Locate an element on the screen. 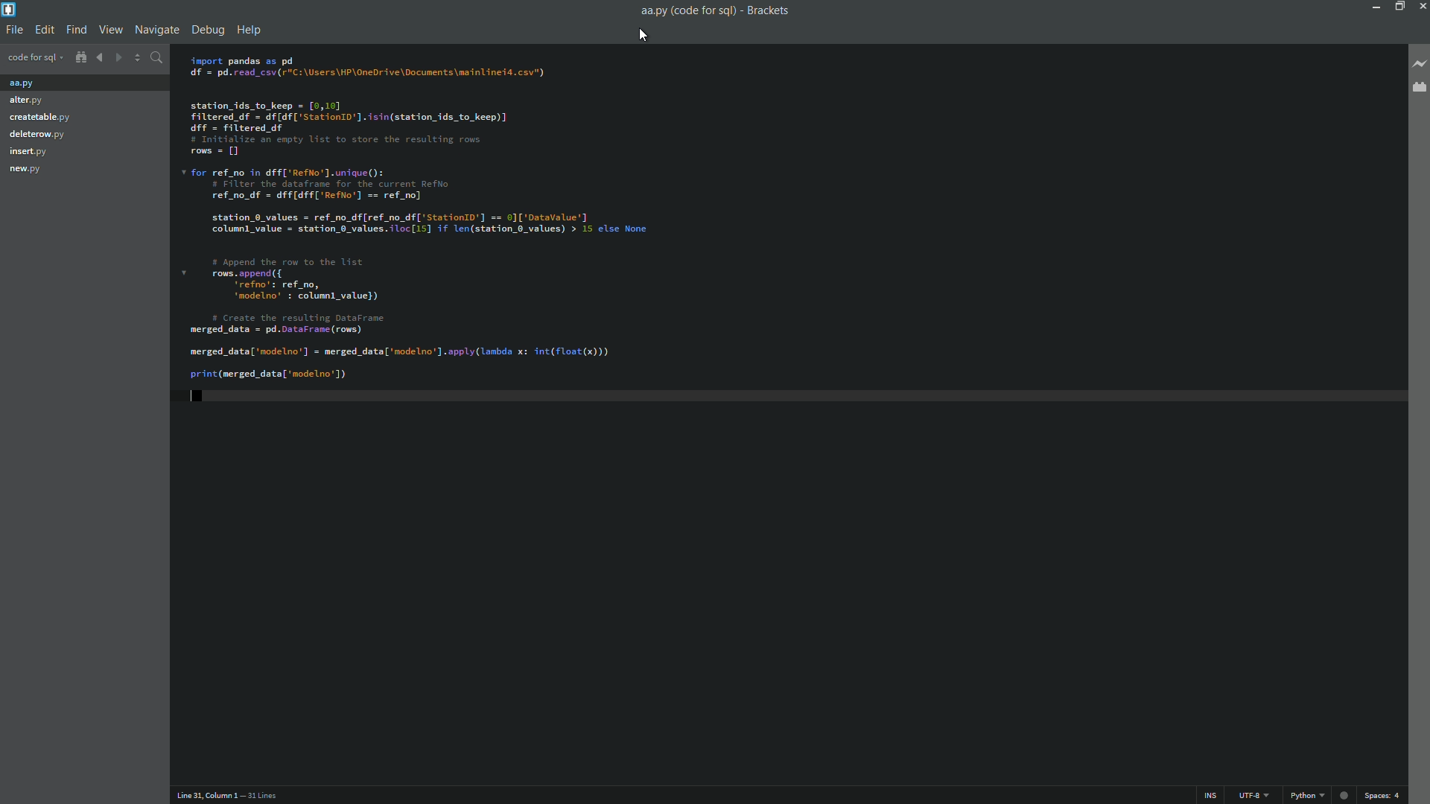 This screenshot has height=804, width=1430. live preview is located at coordinates (1420, 63).